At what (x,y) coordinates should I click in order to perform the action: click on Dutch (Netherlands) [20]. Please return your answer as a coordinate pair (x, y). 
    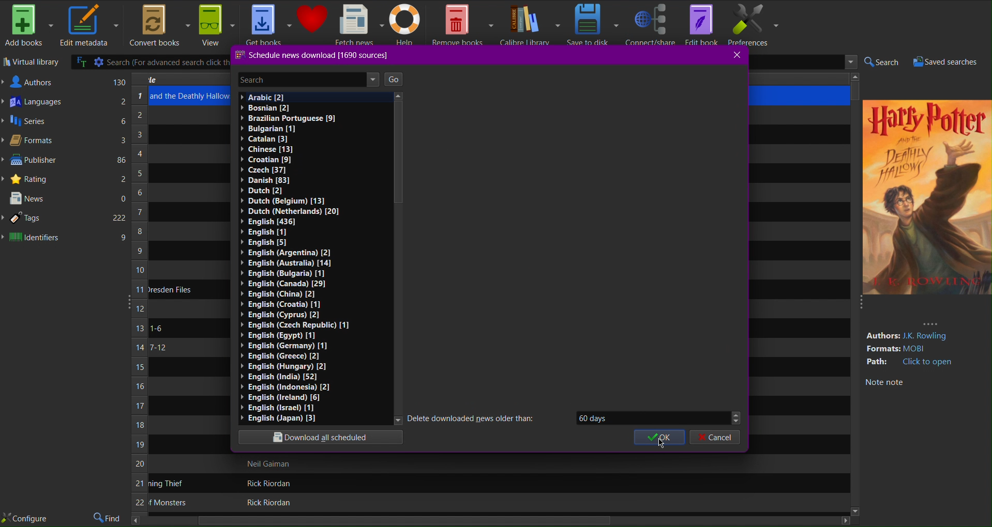
    Looking at the image, I should click on (290, 211).